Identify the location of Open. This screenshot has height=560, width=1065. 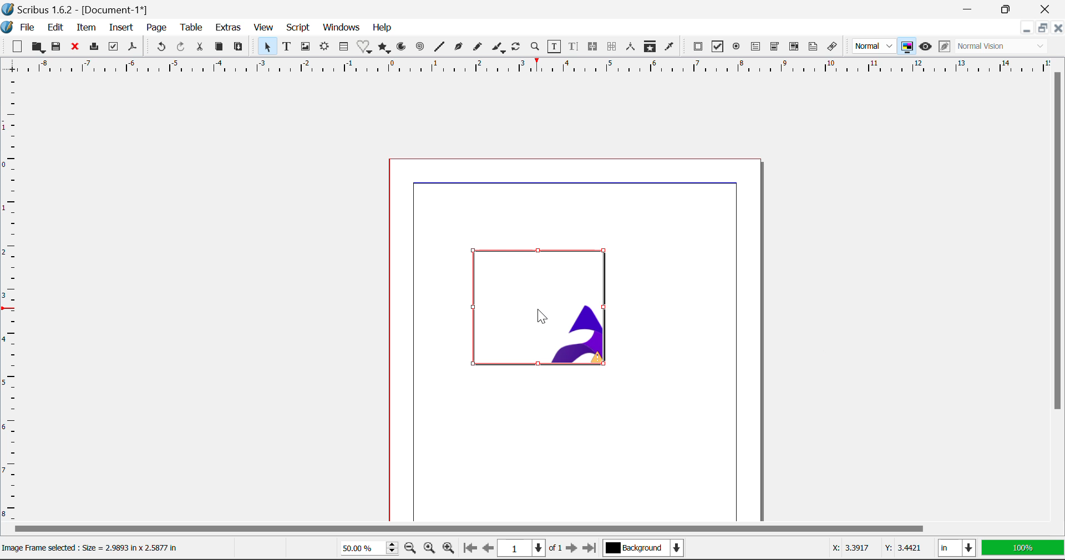
(38, 48).